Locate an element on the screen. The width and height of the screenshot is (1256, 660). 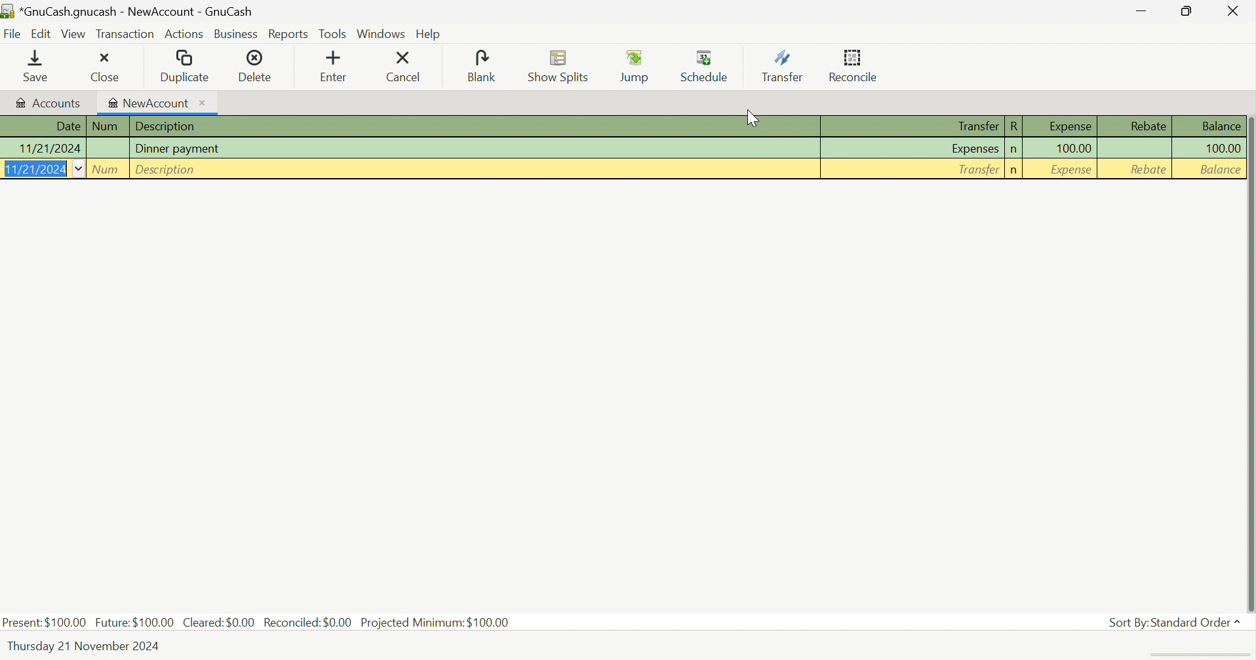
Close is located at coordinates (1230, 10).